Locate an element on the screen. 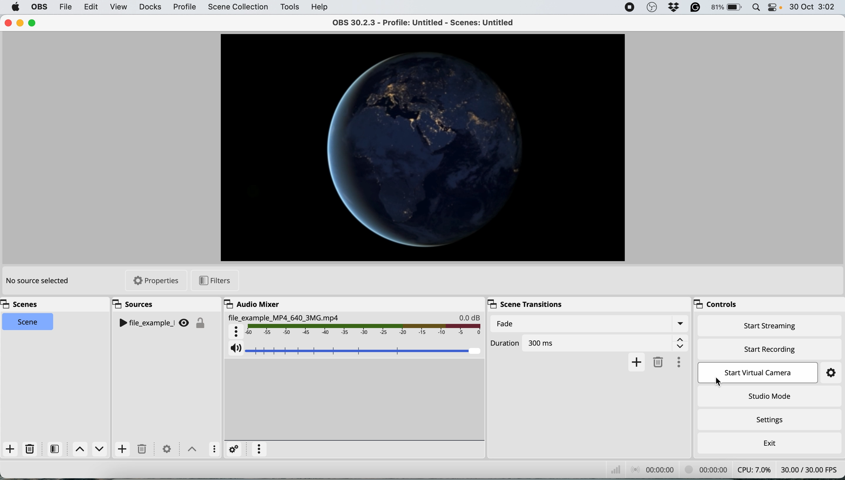 This screenshot has width=845, height=480. scene collection is located at coordinates (238, 7).